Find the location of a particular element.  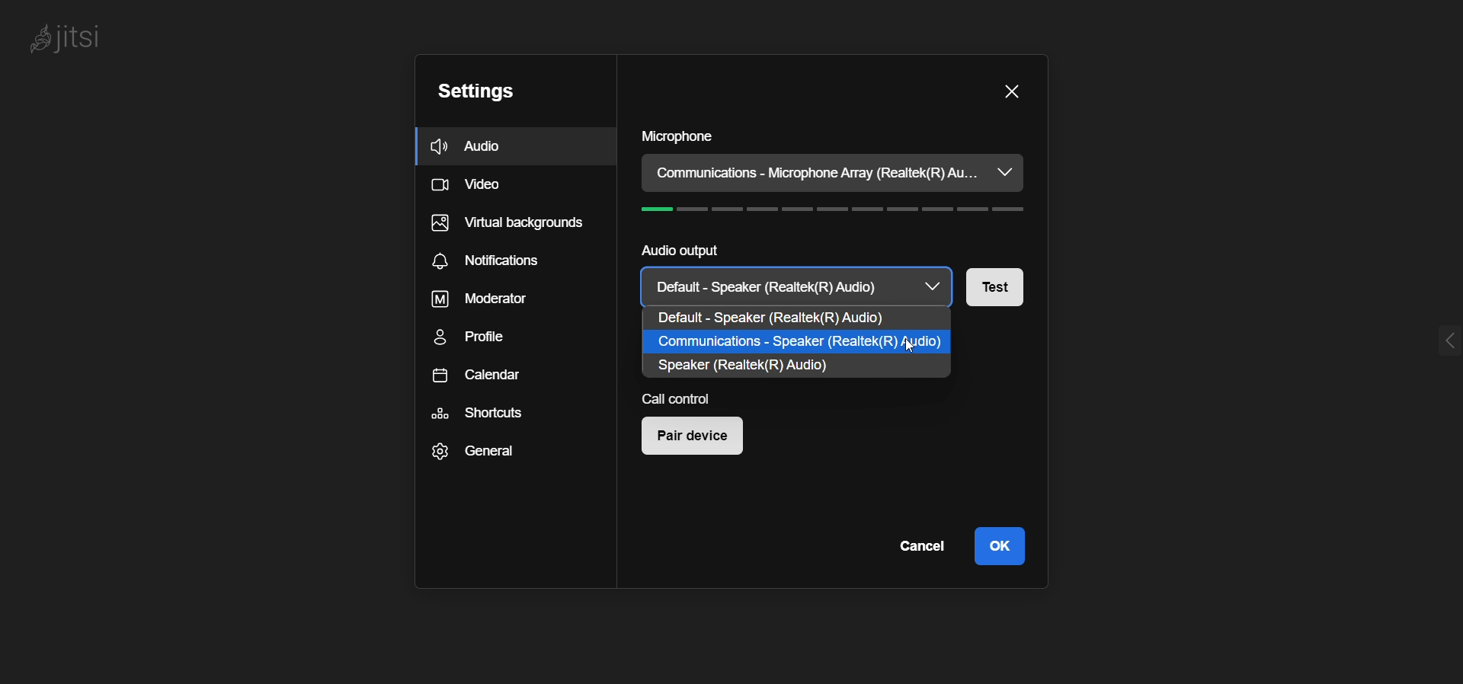

realtek speaker is located at coordinates (753, 369).